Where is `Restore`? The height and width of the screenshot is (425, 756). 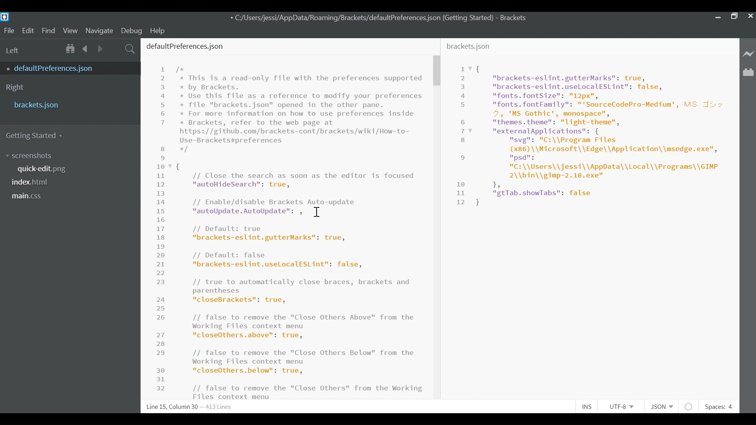 Restore is located at coordinates (734, 16).